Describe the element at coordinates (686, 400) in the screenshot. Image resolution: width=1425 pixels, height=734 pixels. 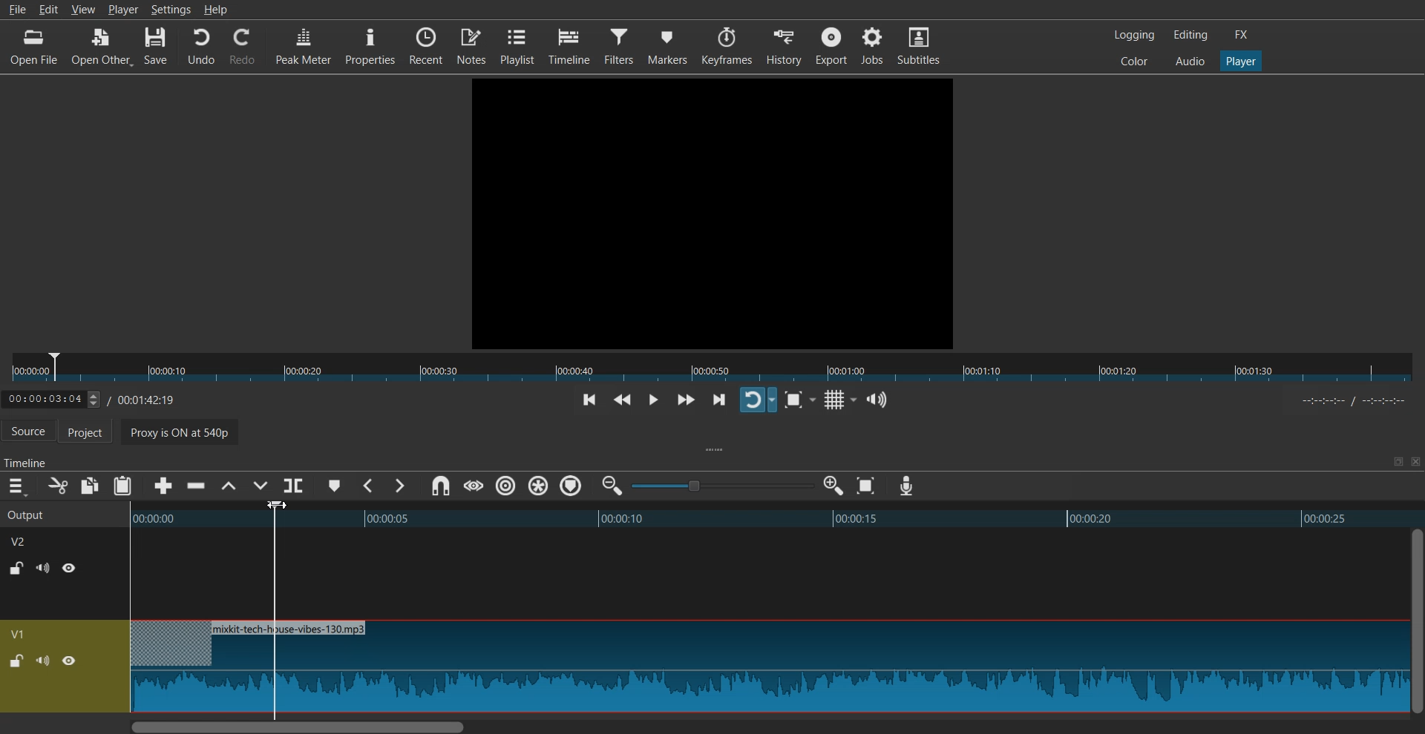
I see `Play quickly forwards` at that location.